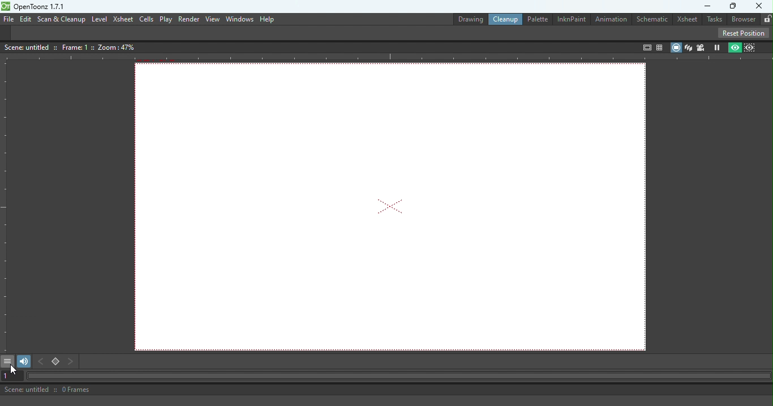 This screenshot has width=773, height=406. What do you see at coordinates (536, 19) in the screenshot?
I see `Palette` at bounding box center [536, 19].